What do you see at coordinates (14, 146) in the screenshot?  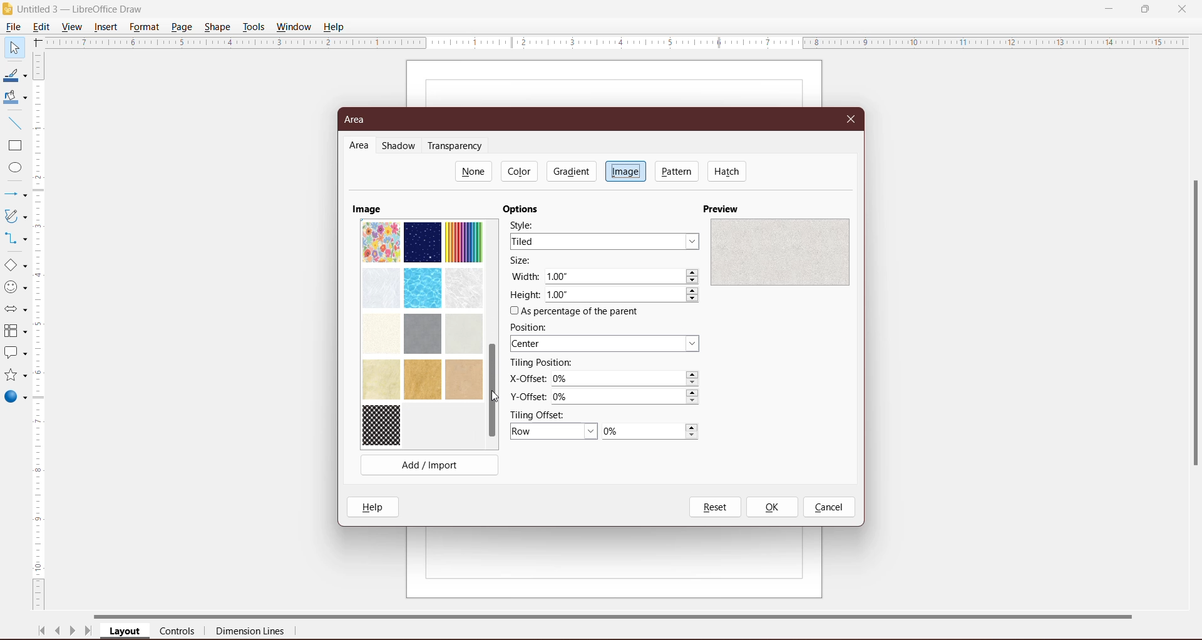 I see `Rectangle` at bounding box center [14, 146].